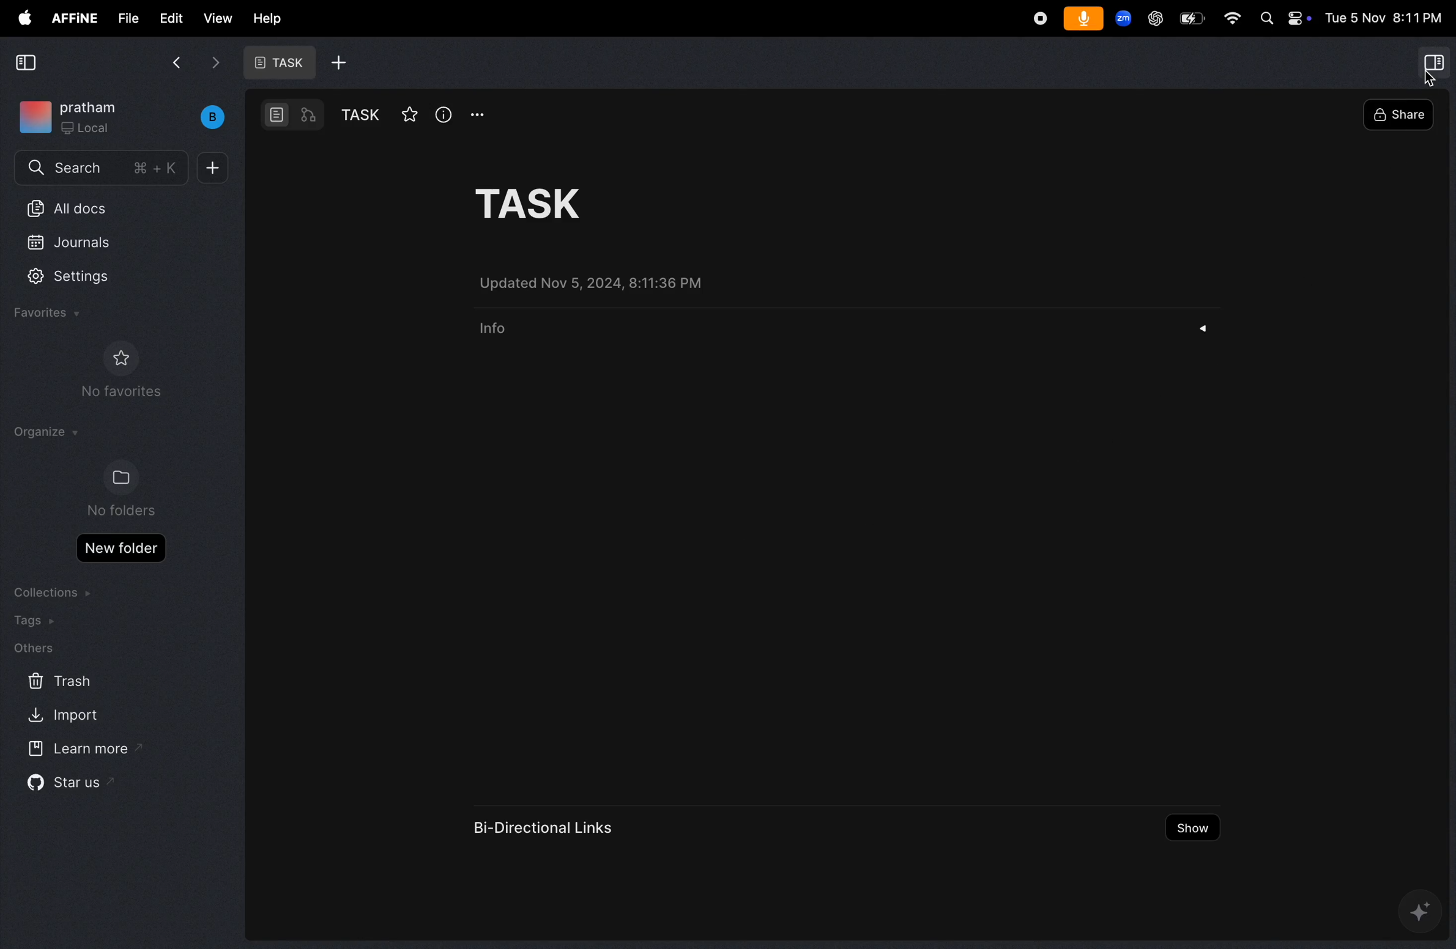  Describe the element at coordinates (121, 548) in the screenshot. I see `new folder` at that location.